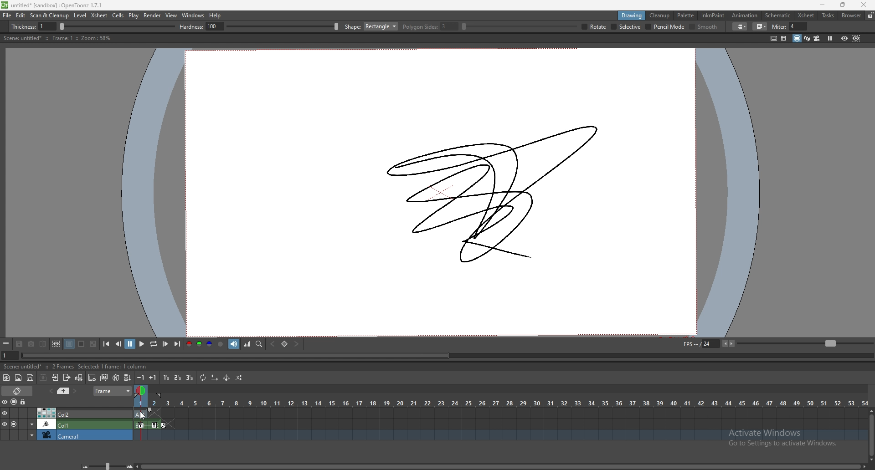  What do you see at coordinates (21, 15) in the screenshot?
I see `edit` at bounding box center [21, 15].